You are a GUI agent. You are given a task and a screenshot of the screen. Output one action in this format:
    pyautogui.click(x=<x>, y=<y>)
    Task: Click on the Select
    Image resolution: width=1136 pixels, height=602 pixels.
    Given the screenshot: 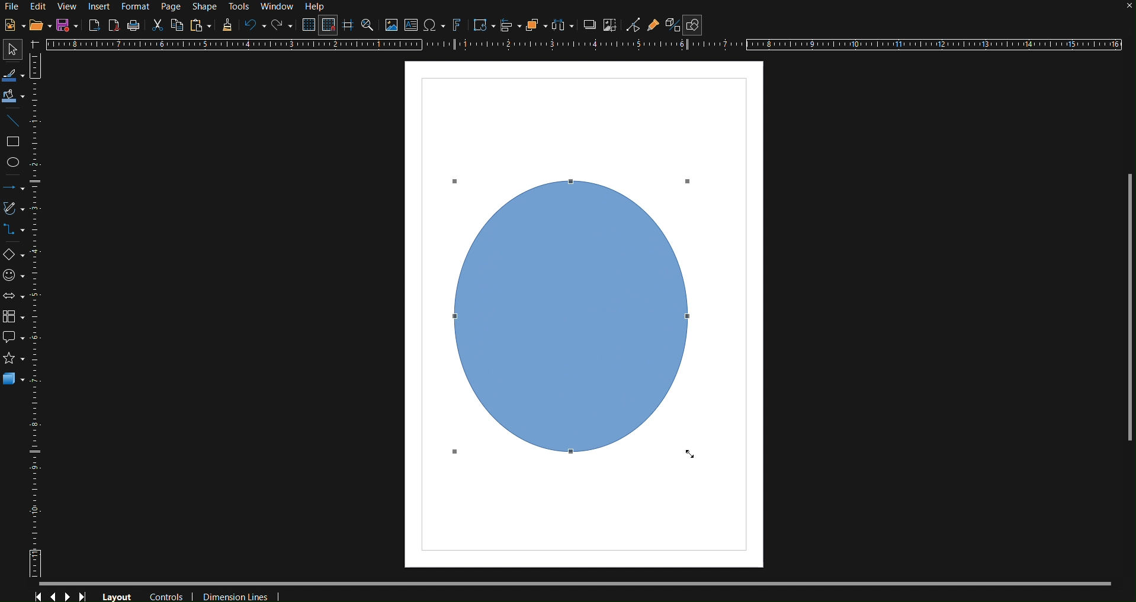 What is the action you would take?
    pyautogui.click(x=10, y=50)
    